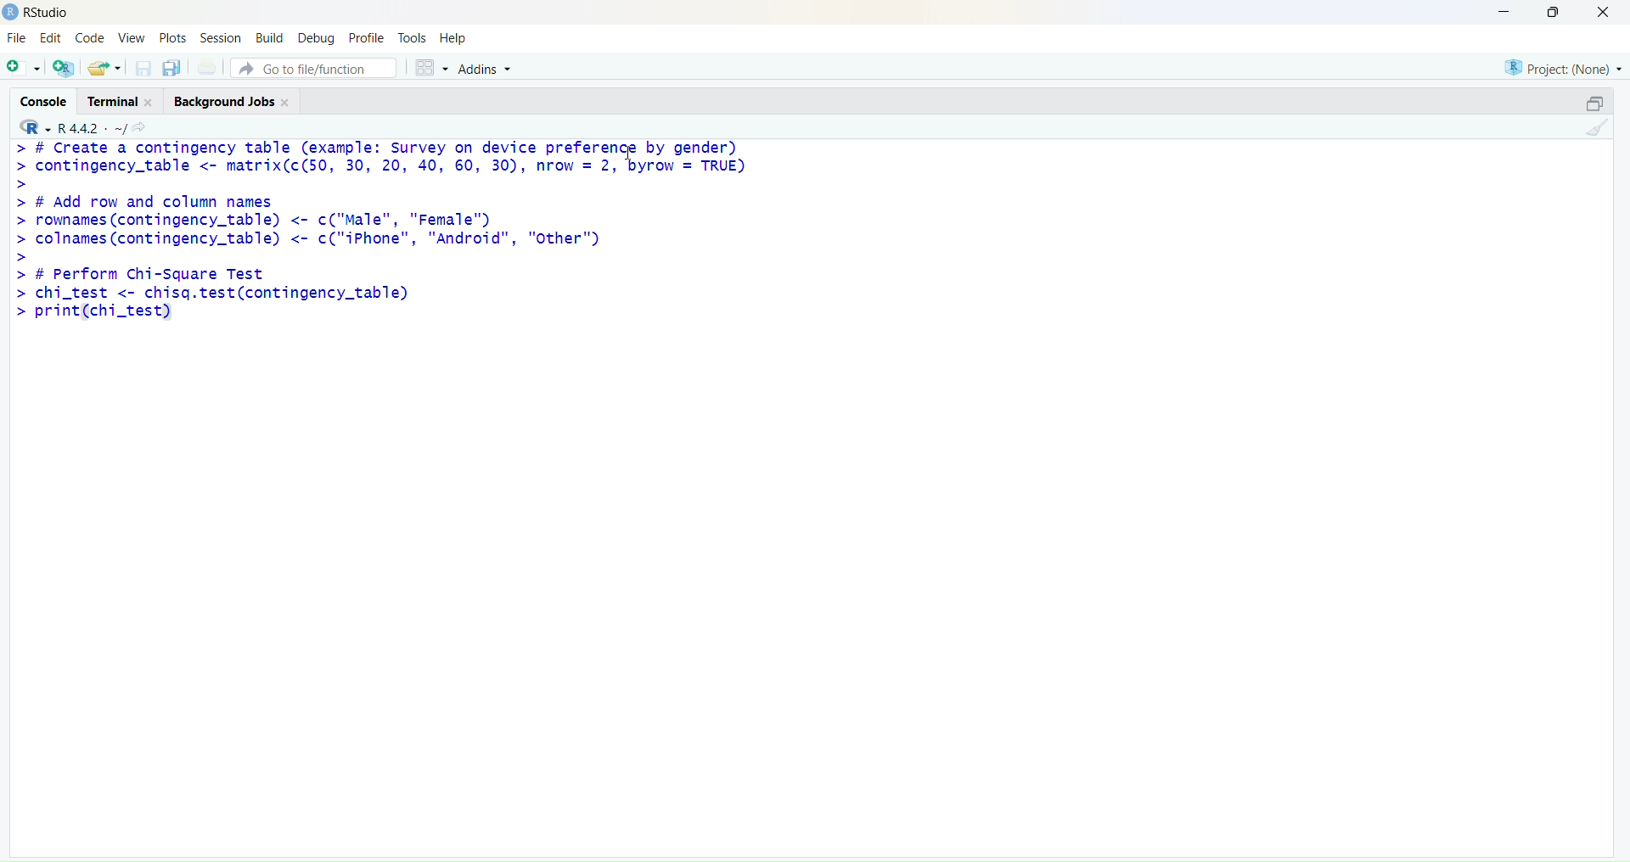 The height and width of the screenshot is (862, 1630). I want to click on >, so click(24, 257).